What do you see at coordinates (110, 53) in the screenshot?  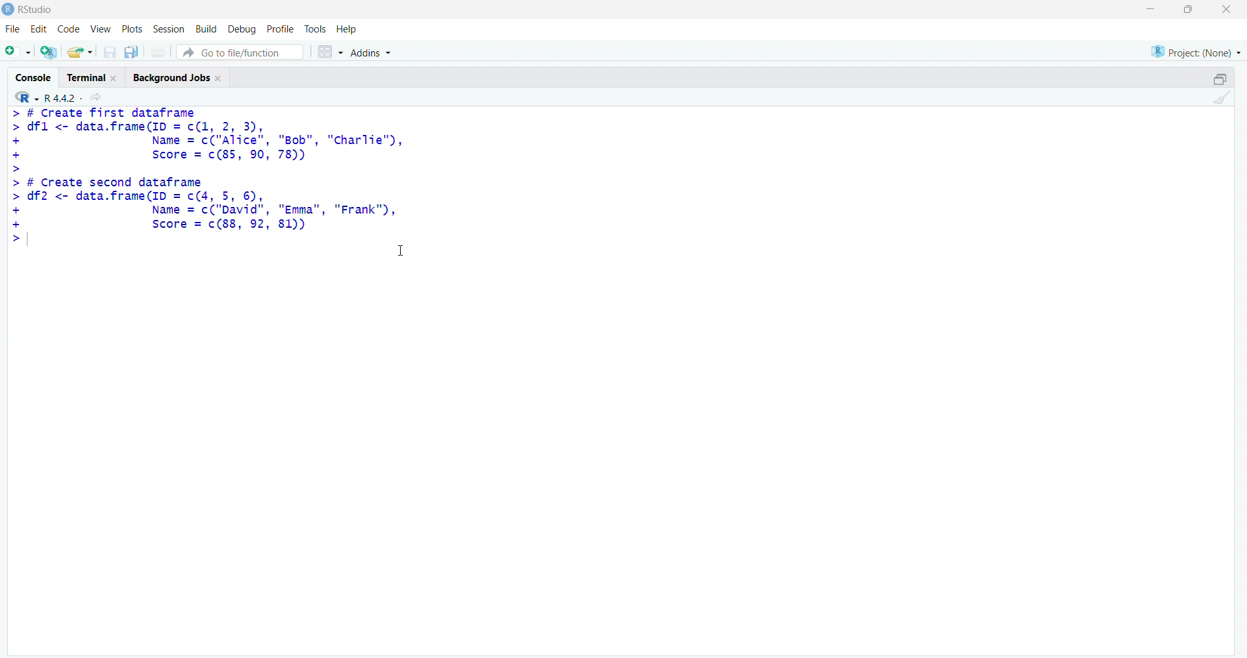 I see `save current document` at bounding box center [110, 53].